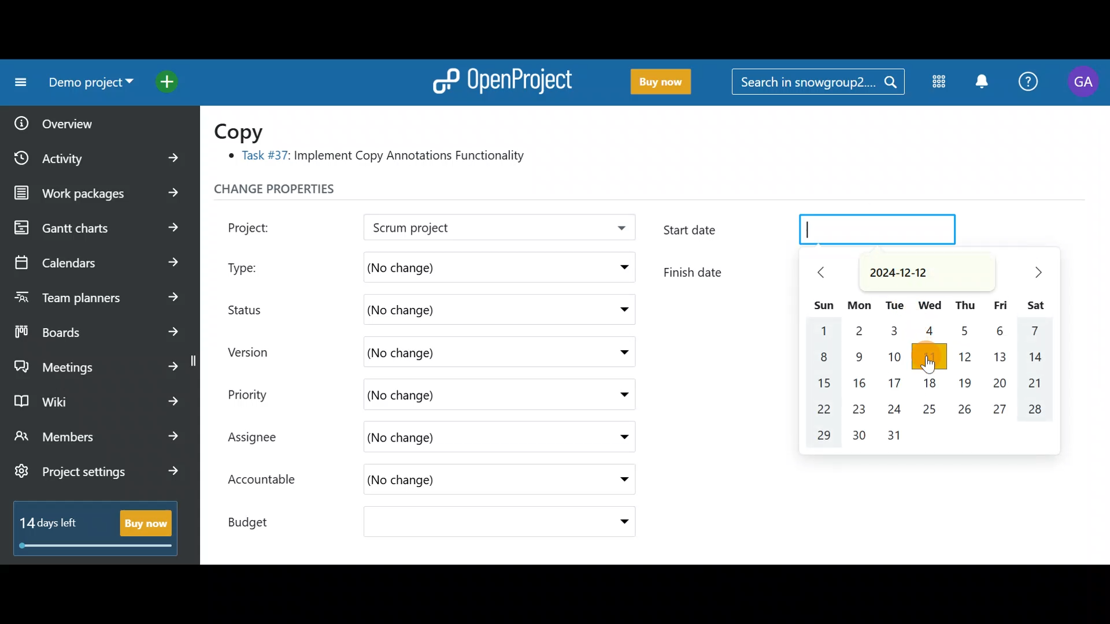 This screenshot has width=1110, height=624. What do you see at coordinates (935, 84) in the screenshot?
I see `Modules` at bounding box center [935, 84].